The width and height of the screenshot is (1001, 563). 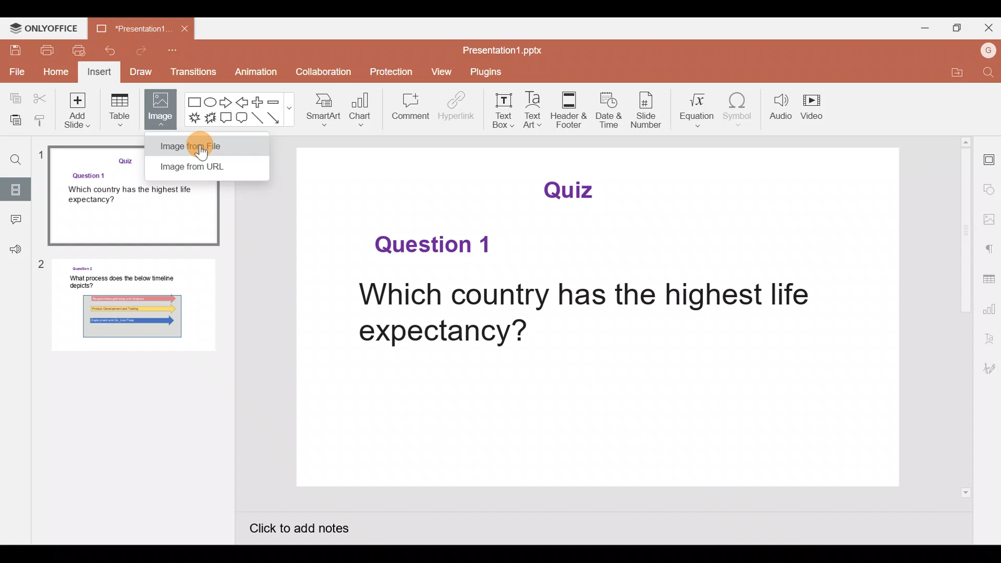 What do you see at coordinates (319, 71) in the screenshot?
I see `Collaboration` at bounding box center [319, 71].